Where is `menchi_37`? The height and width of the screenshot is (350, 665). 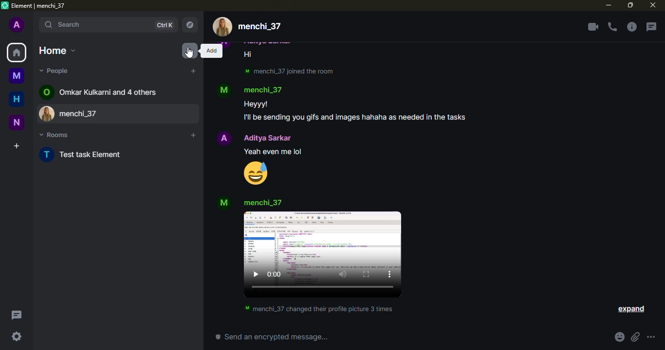
menchi_37 is located at coordinates (262, 203).